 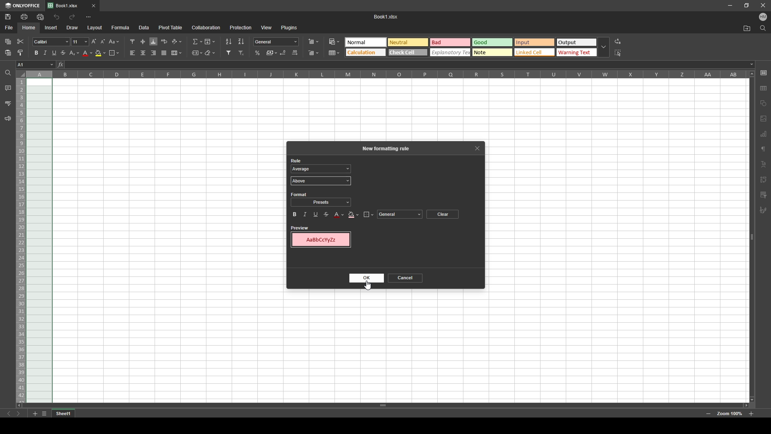 What do you see at coordinates (154, 41) in the screenshot?
I see `align bottom` at bounding box center [154, 41].